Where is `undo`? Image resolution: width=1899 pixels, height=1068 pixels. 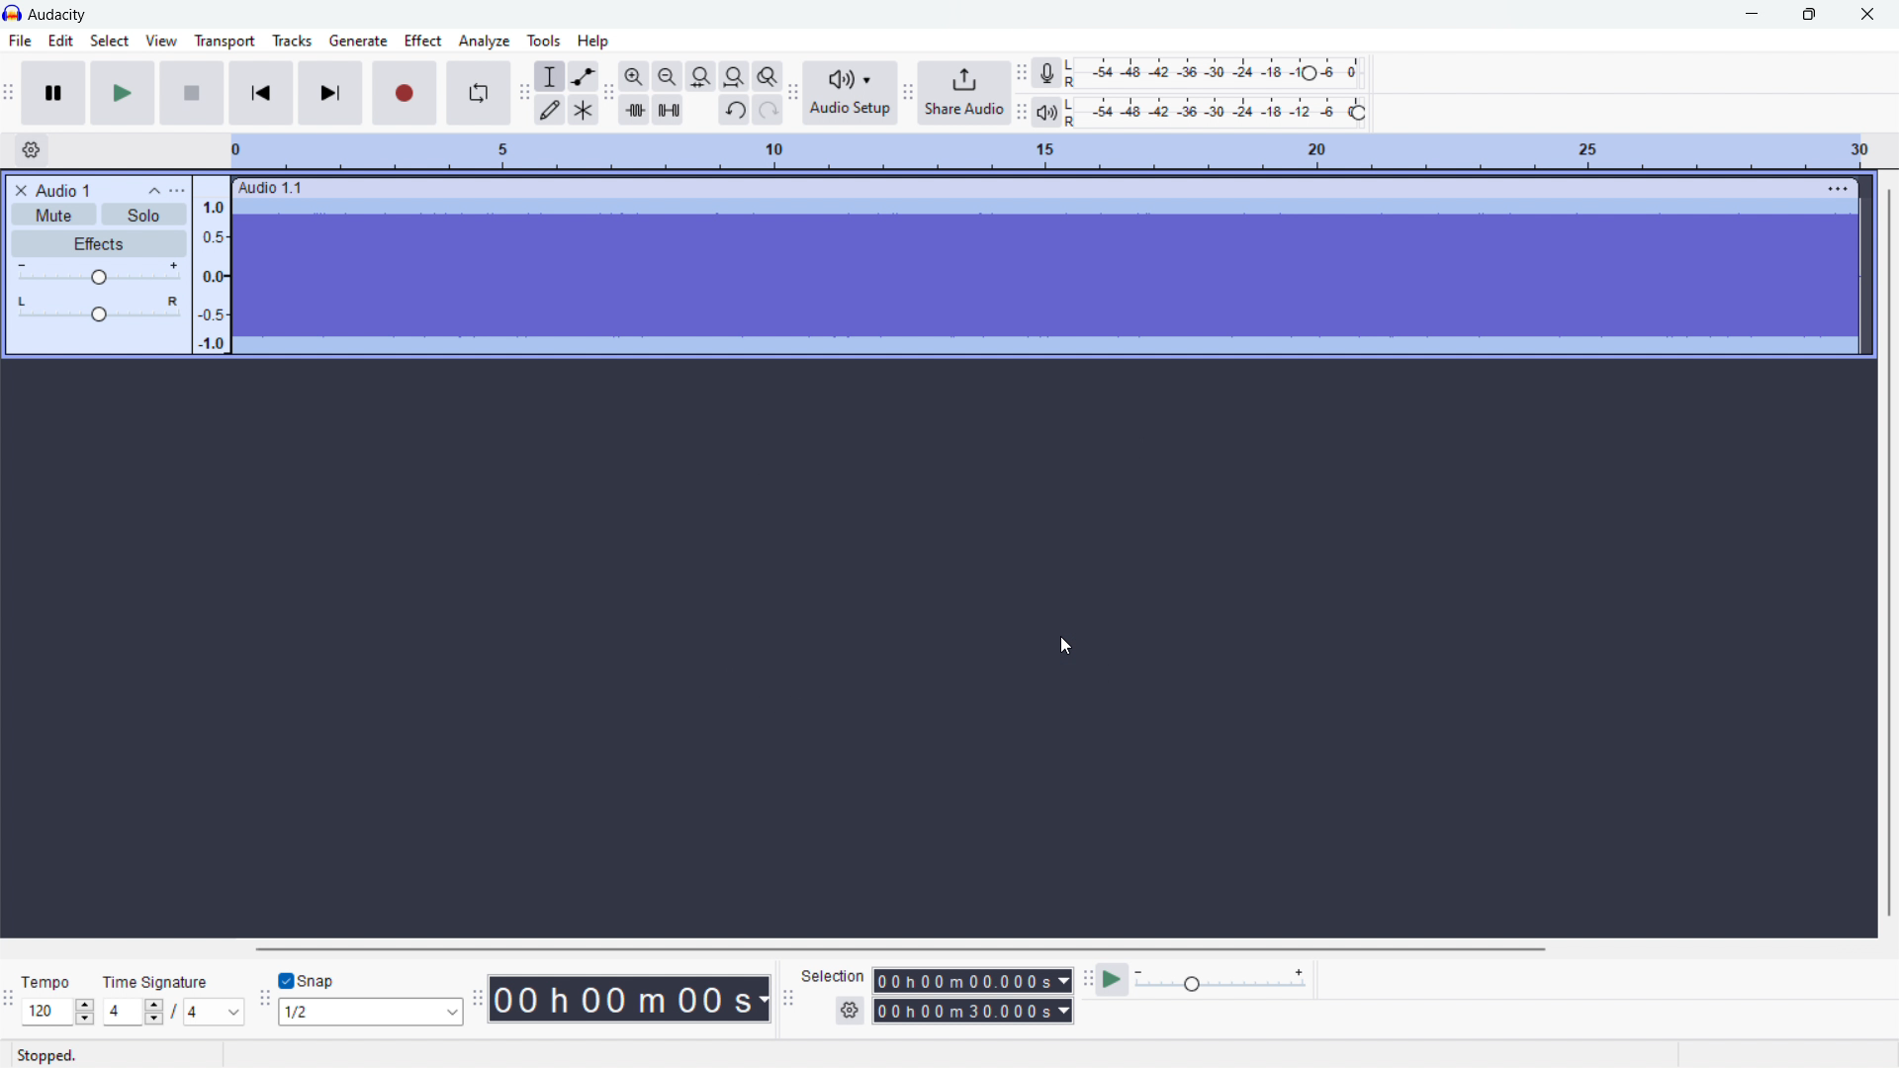
undo is located at coordinates (734, 110).